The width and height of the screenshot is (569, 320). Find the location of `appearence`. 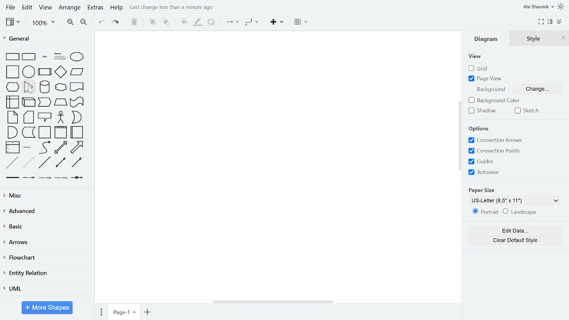

appearence is located at coordinates (561, 7).